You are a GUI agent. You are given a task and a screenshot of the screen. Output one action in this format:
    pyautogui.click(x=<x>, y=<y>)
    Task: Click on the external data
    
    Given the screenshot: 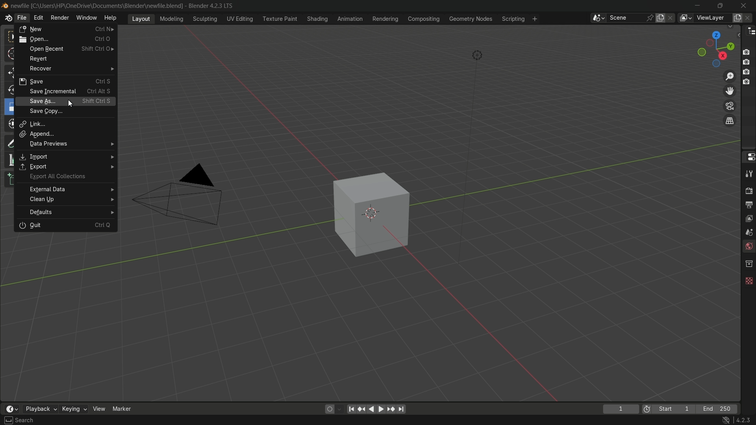 What is the action you would take?
    pyautogui.click(x=65, y=189)
    